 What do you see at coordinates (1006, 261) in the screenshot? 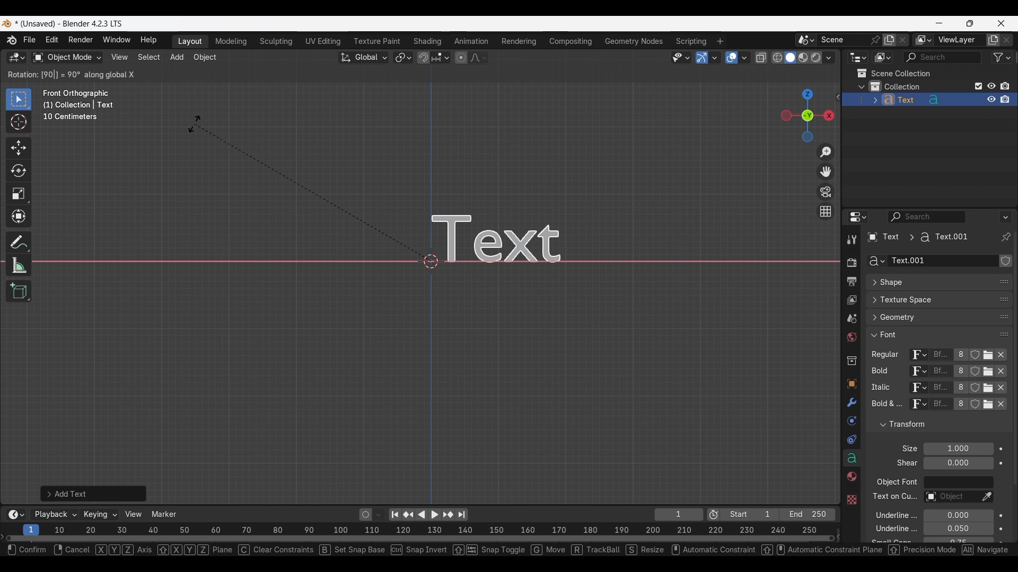
I see `Change order in the list` at bounding box center [1006, 261].